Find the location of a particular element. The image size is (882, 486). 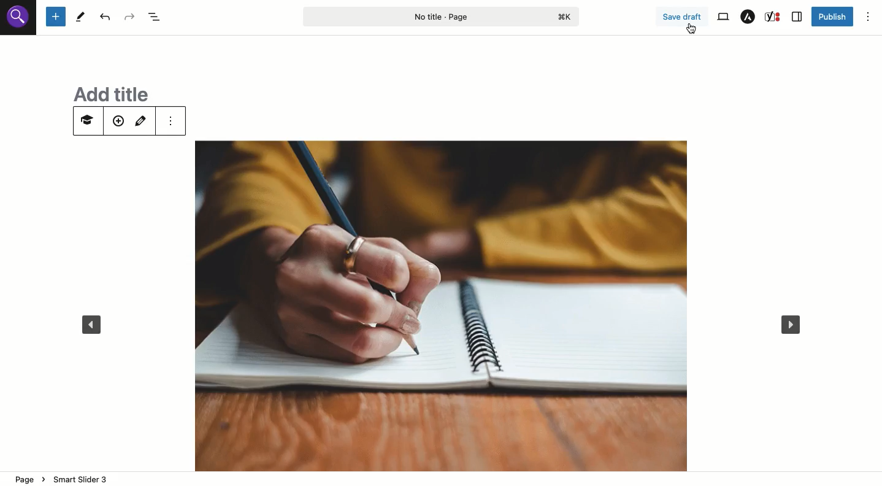

Tools is located at coordinates (81, 17).